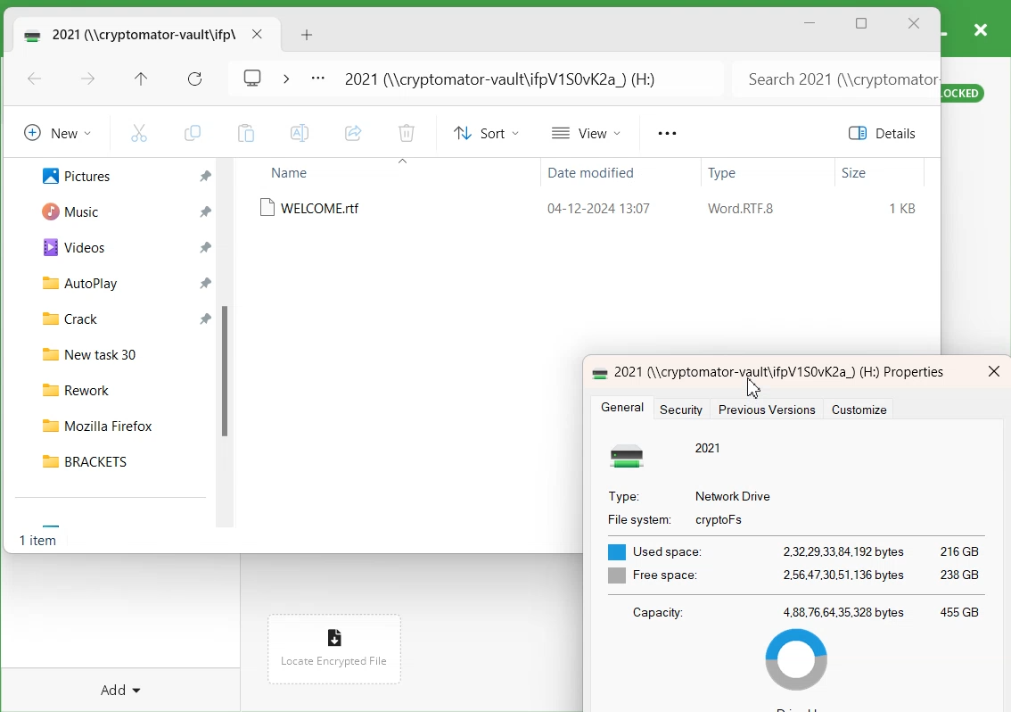  Describe the element at coordinates (253, 76) in the screenshot. I see `Logo` at that location.